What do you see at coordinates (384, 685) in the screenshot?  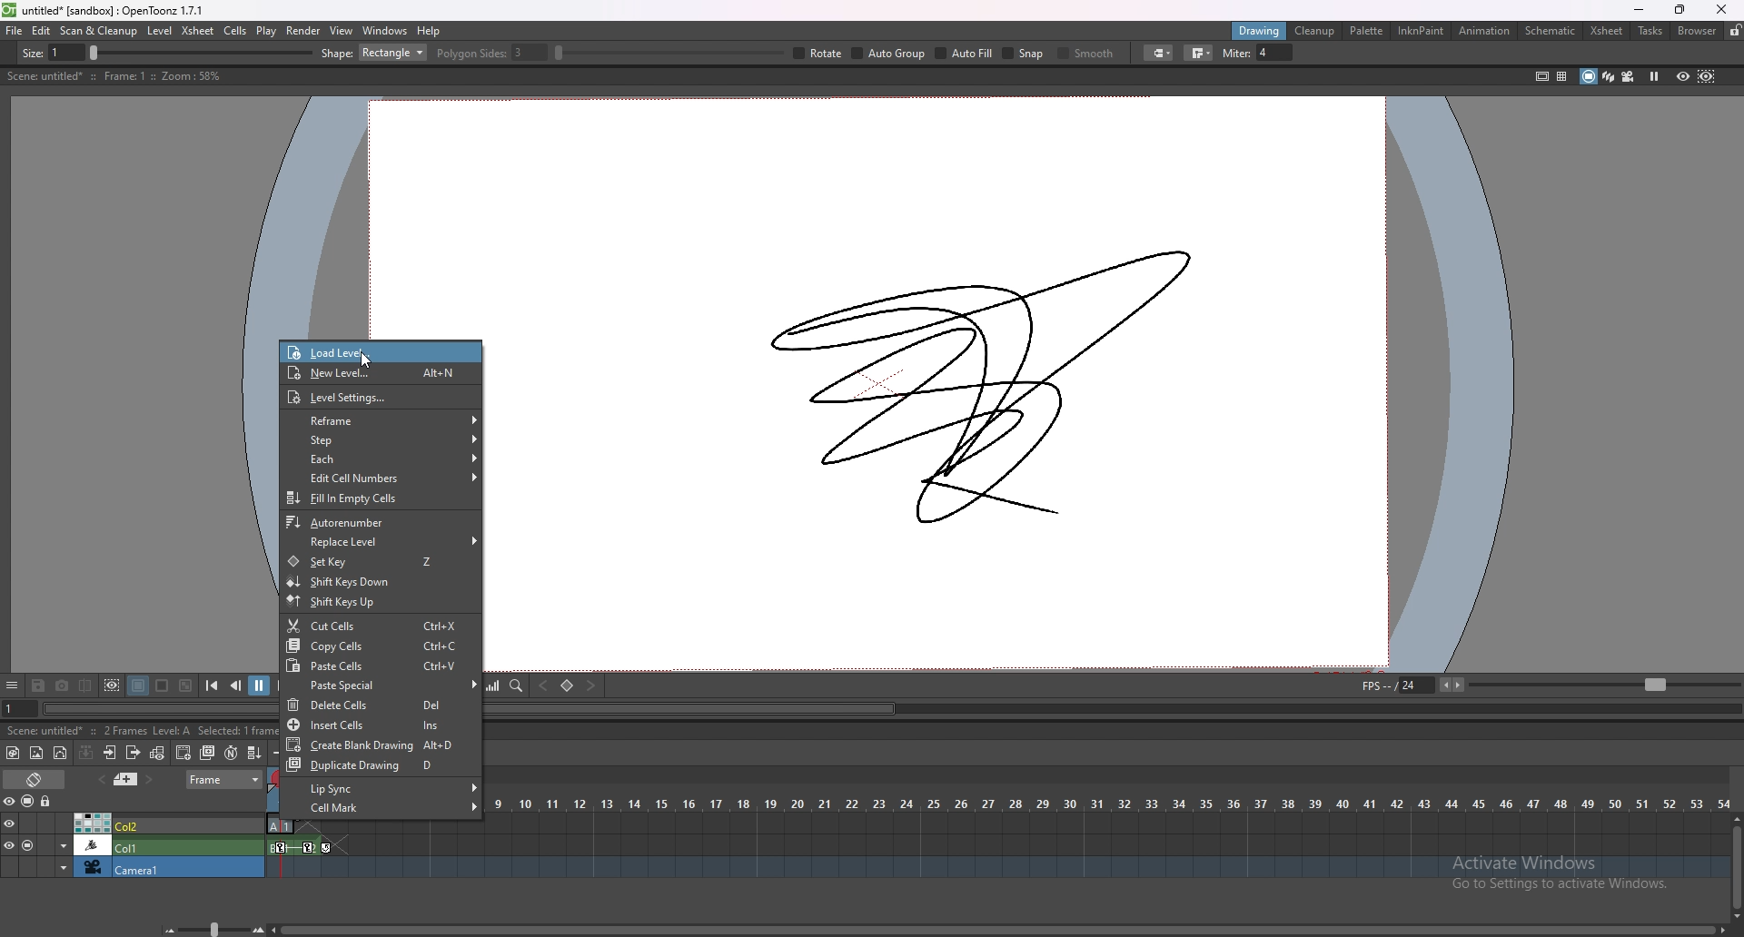 I see `paste special` at bounding box center [384, 685].